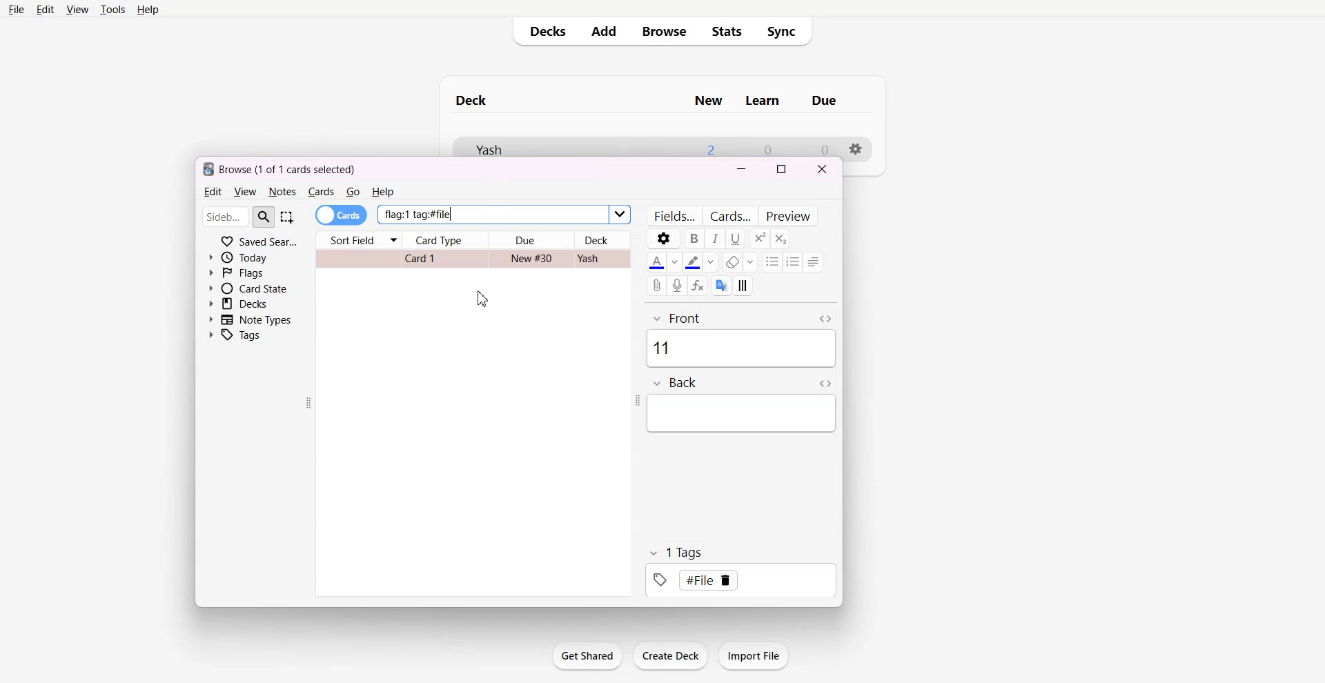 The height and width of the screenshot is (683, 1325). What do you see at coordinates (237, 217) in the screenshot?
I see `Search bar` at bounding box center [237, 217].